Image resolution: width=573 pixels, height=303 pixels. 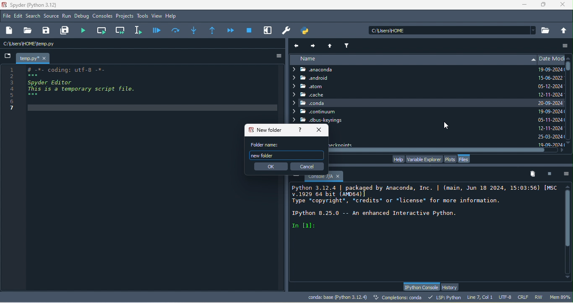 What do you see at coordinates (315, 112) in the screenshot?
I see `continuum` at bounding box center [315, 112].